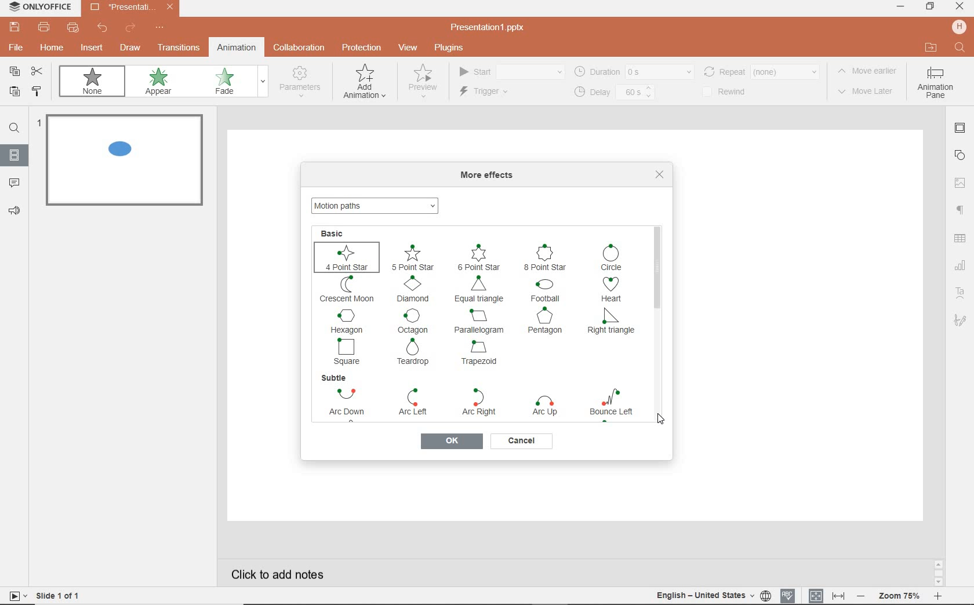 The width and height of the screenshot is (974, 605). I want to click on ARC RIGHT, so click(476, 402).